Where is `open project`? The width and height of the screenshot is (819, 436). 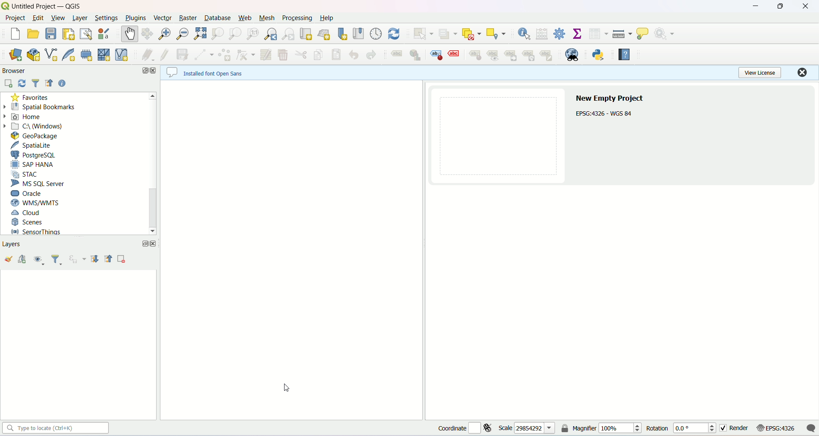
open project is located at coordinates (32, 33).